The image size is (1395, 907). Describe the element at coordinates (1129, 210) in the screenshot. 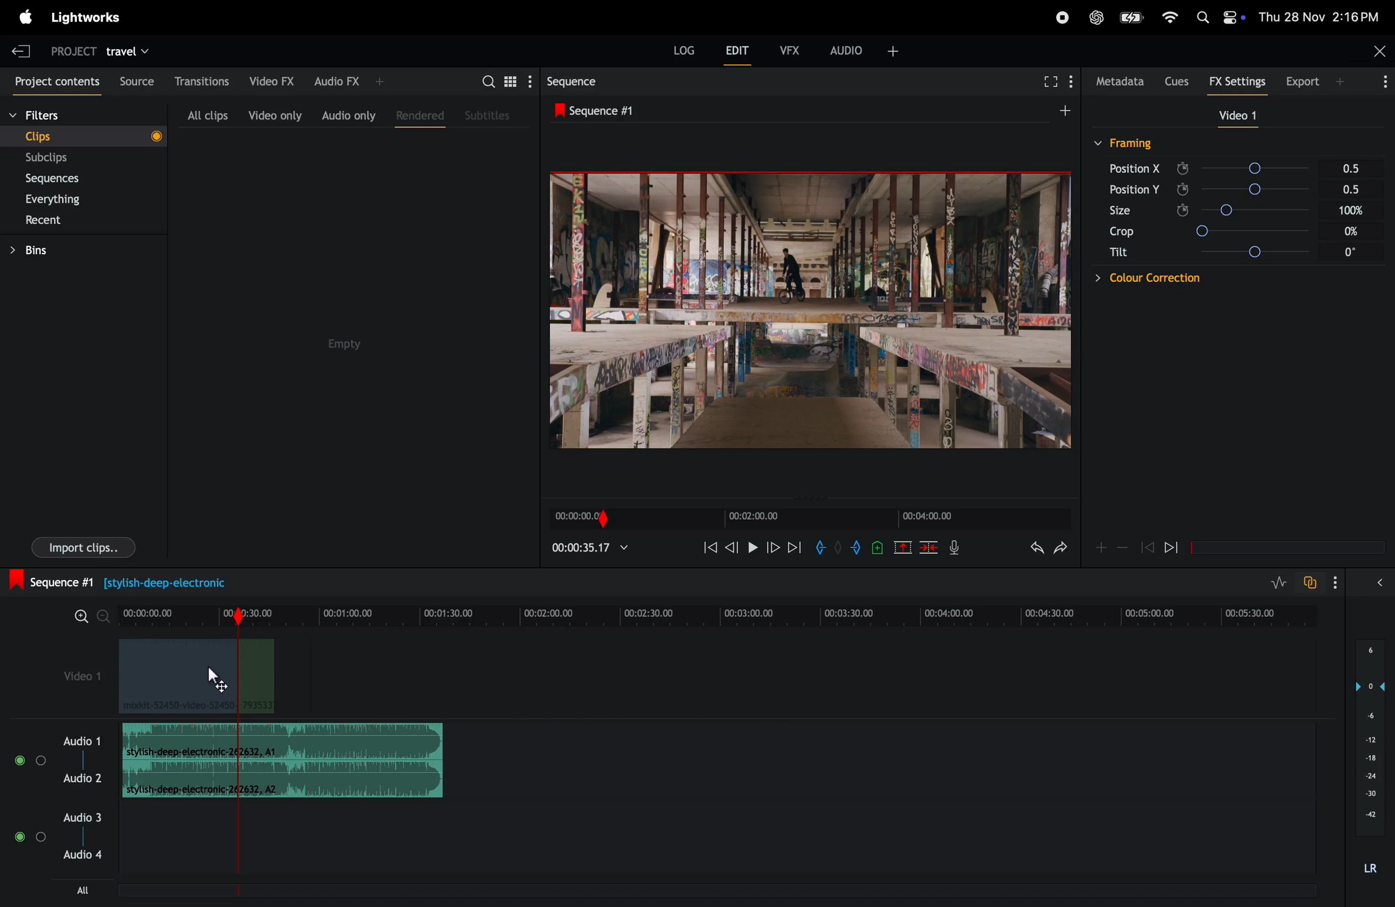

I see `size` at that location.